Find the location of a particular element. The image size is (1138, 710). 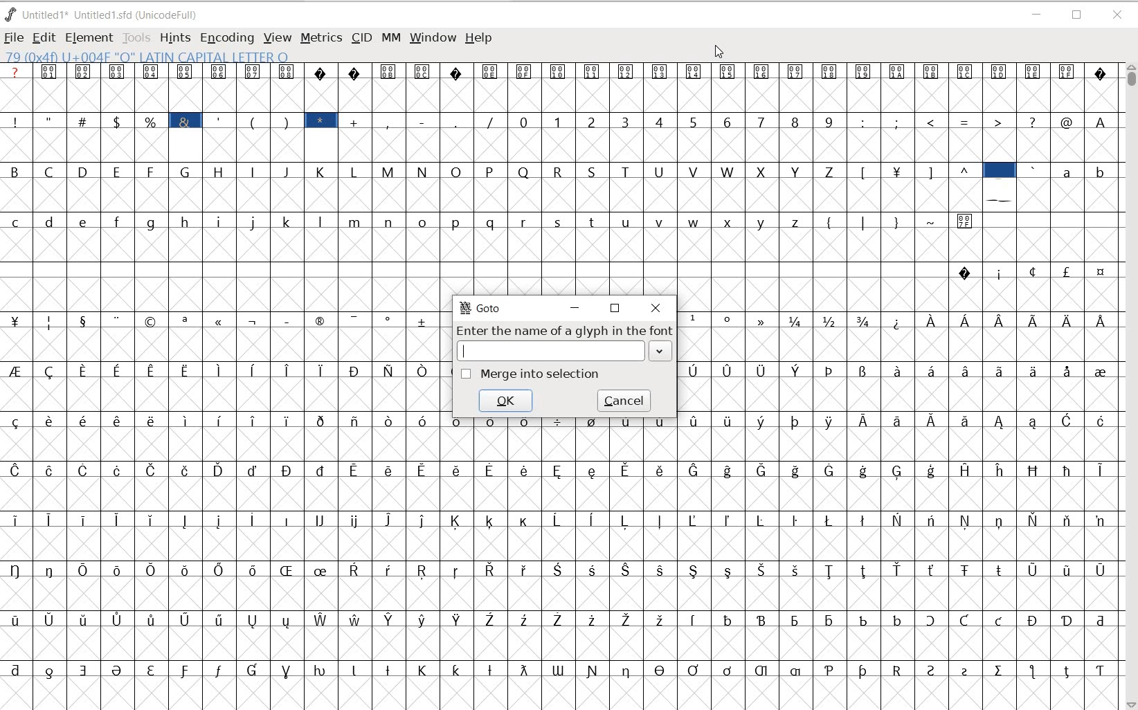

Input field is located at coordinates (551, 351).